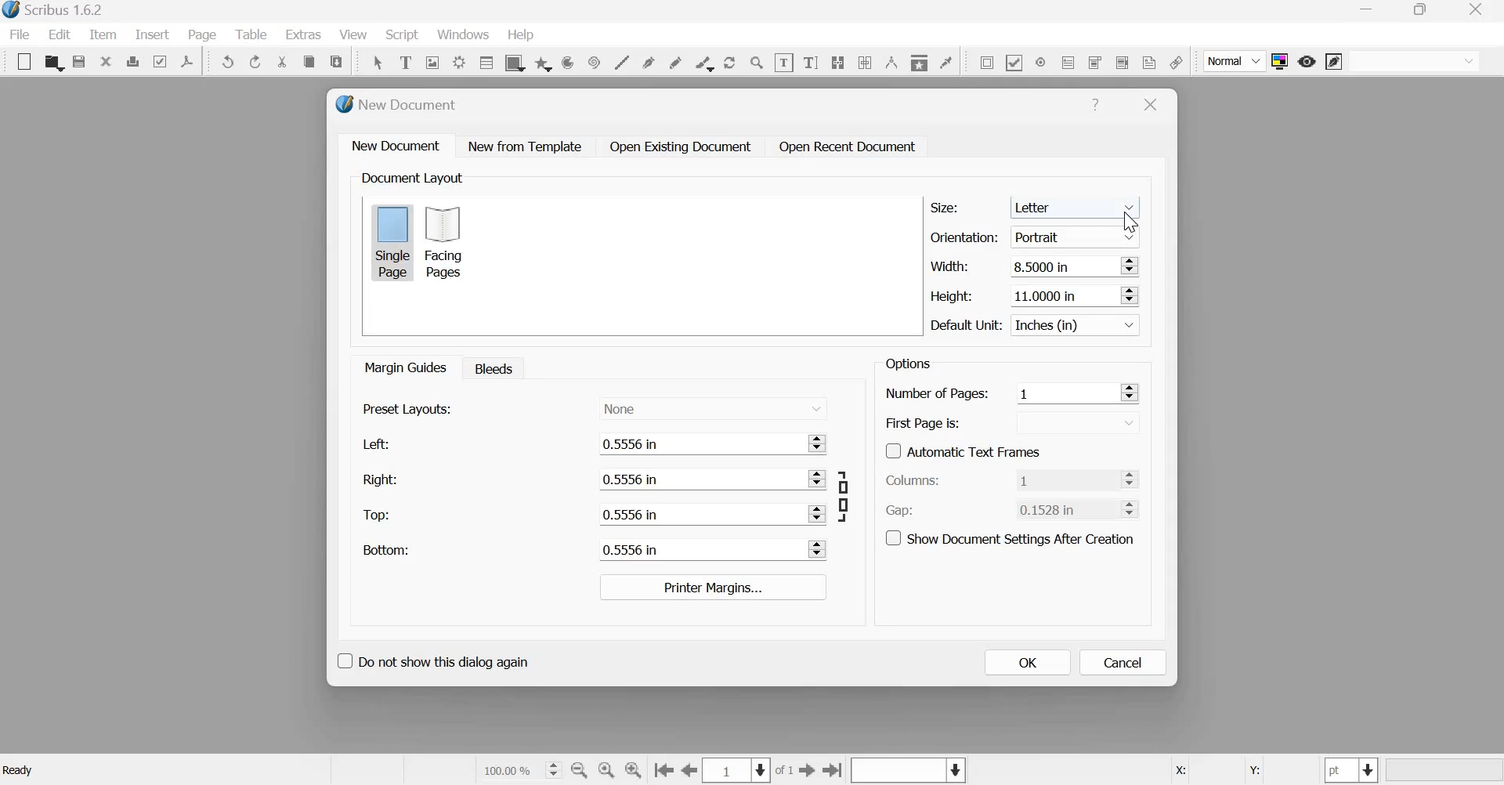  Describe the element at coordinates (79, 62) in the screenshot. I see `save` at that location.